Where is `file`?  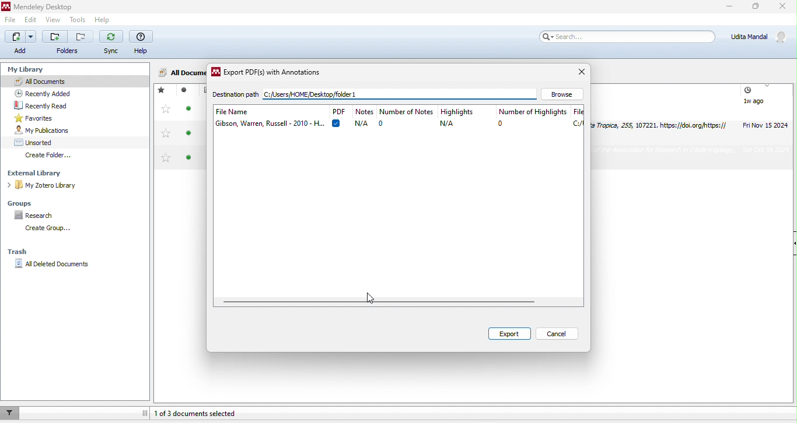
file is located at coordinates (578, 117).